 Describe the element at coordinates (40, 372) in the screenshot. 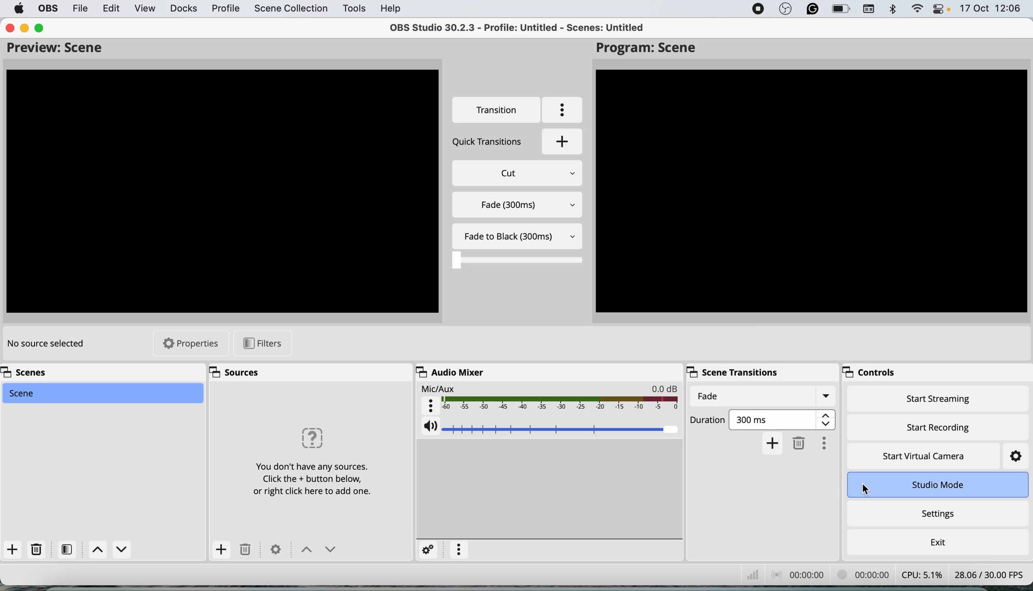

I see `scenes` at that location.